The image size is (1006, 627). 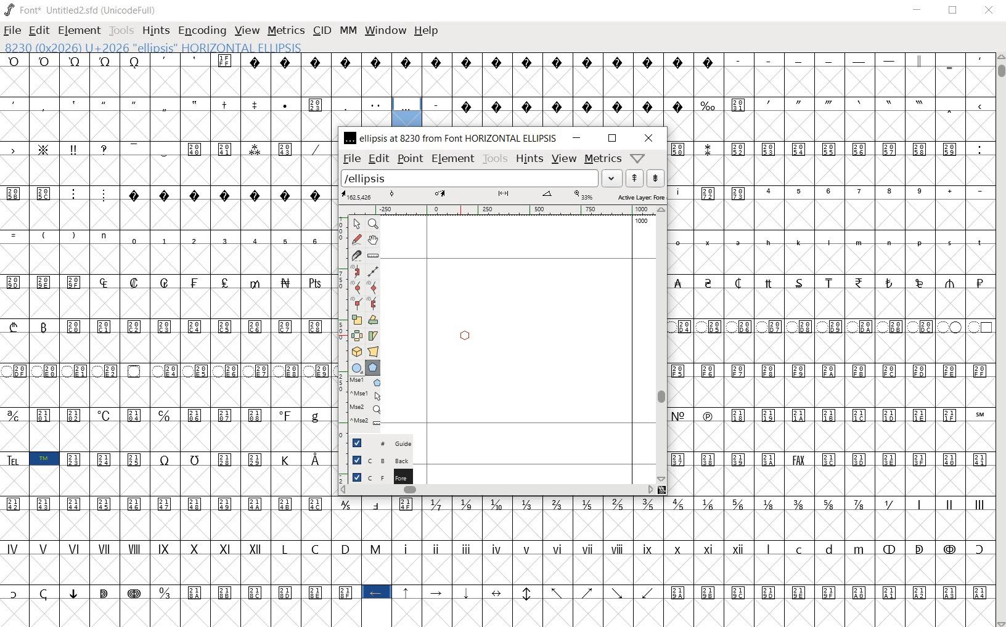 What do you see at coordinates (359, 224) in the screenshot?
I see `POINTER` at bounding box center [359, 224].